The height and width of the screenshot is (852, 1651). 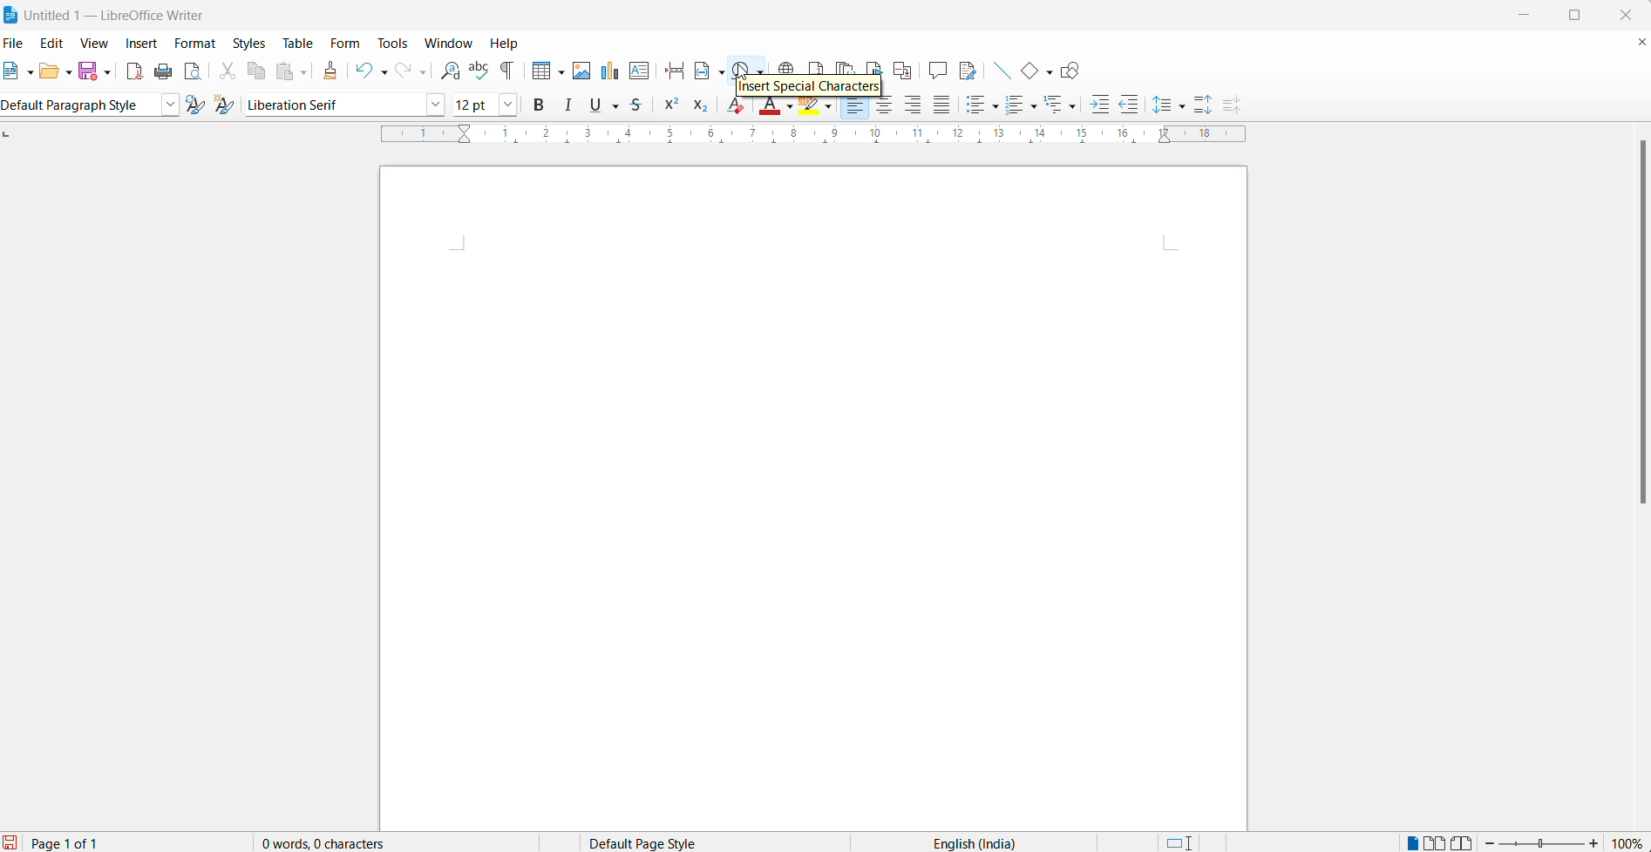 What do you see at coordinates (594, 105) in the screenshot?
I see `underline` at bounding box center [594, 105].